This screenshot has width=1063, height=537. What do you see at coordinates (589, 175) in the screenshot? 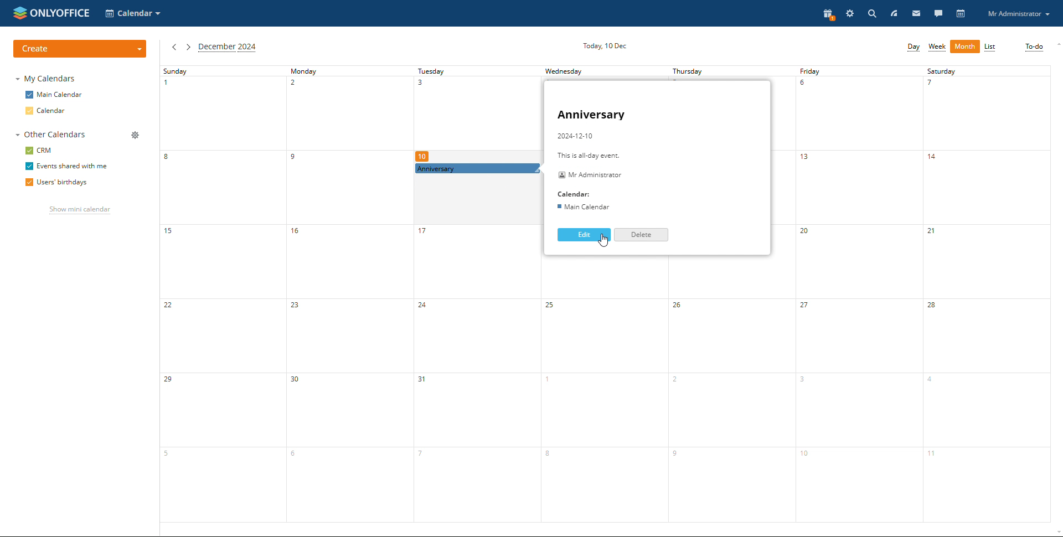
I see `Mr Administrator` at bounding box center [589, 175].